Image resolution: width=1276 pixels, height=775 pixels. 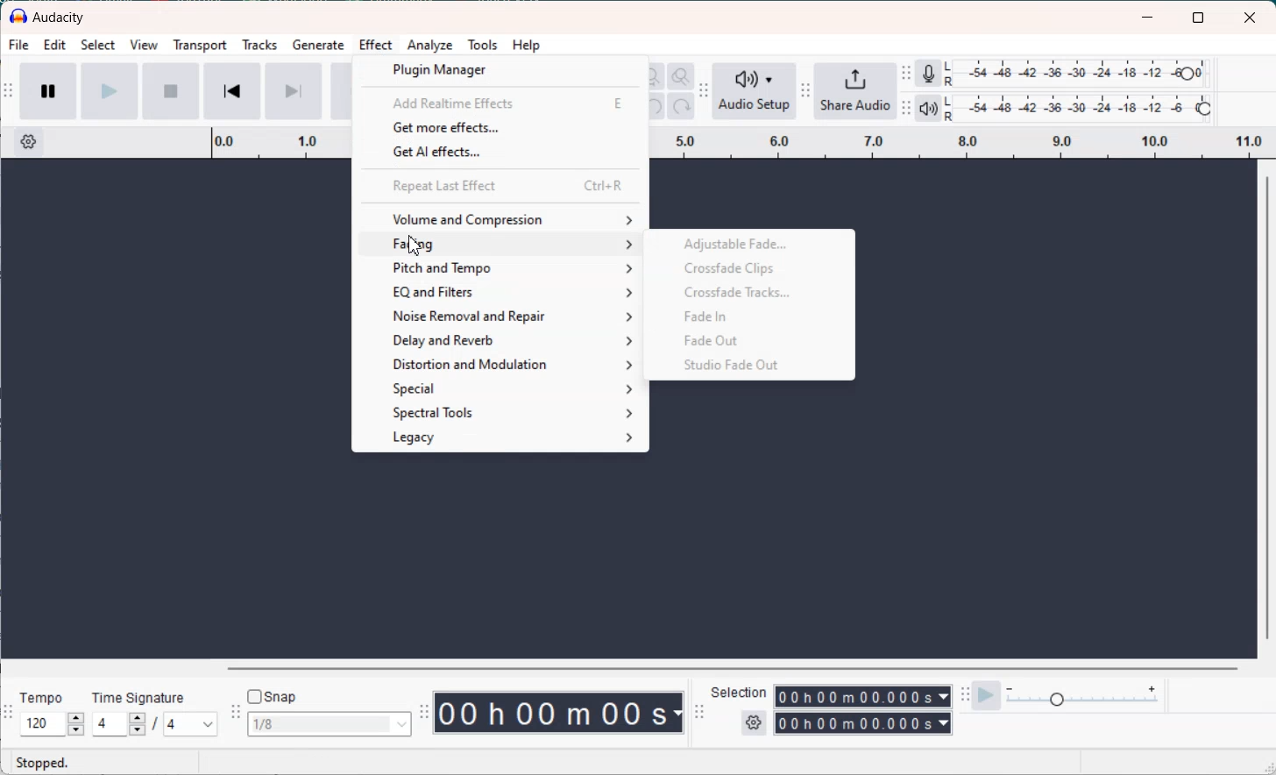 What do you see at coordinates (500, 129) in the screenshot?
I see `Get more effects...` at bounding box center [500, 129].